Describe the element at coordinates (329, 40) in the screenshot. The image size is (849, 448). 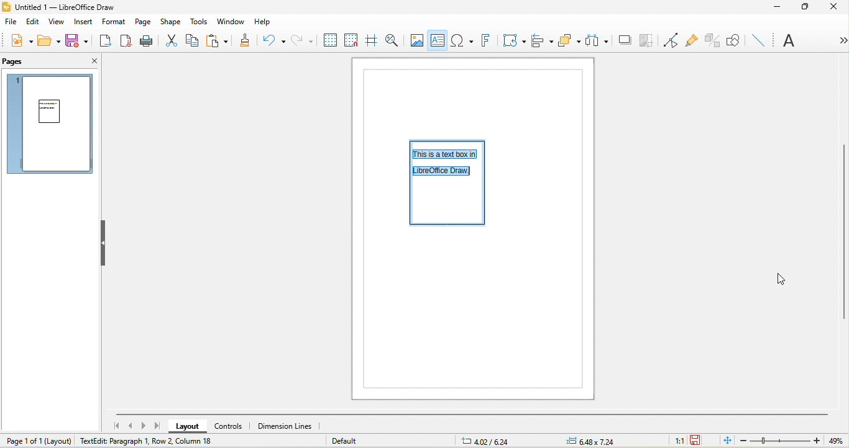
I see `display to grids` at that location.